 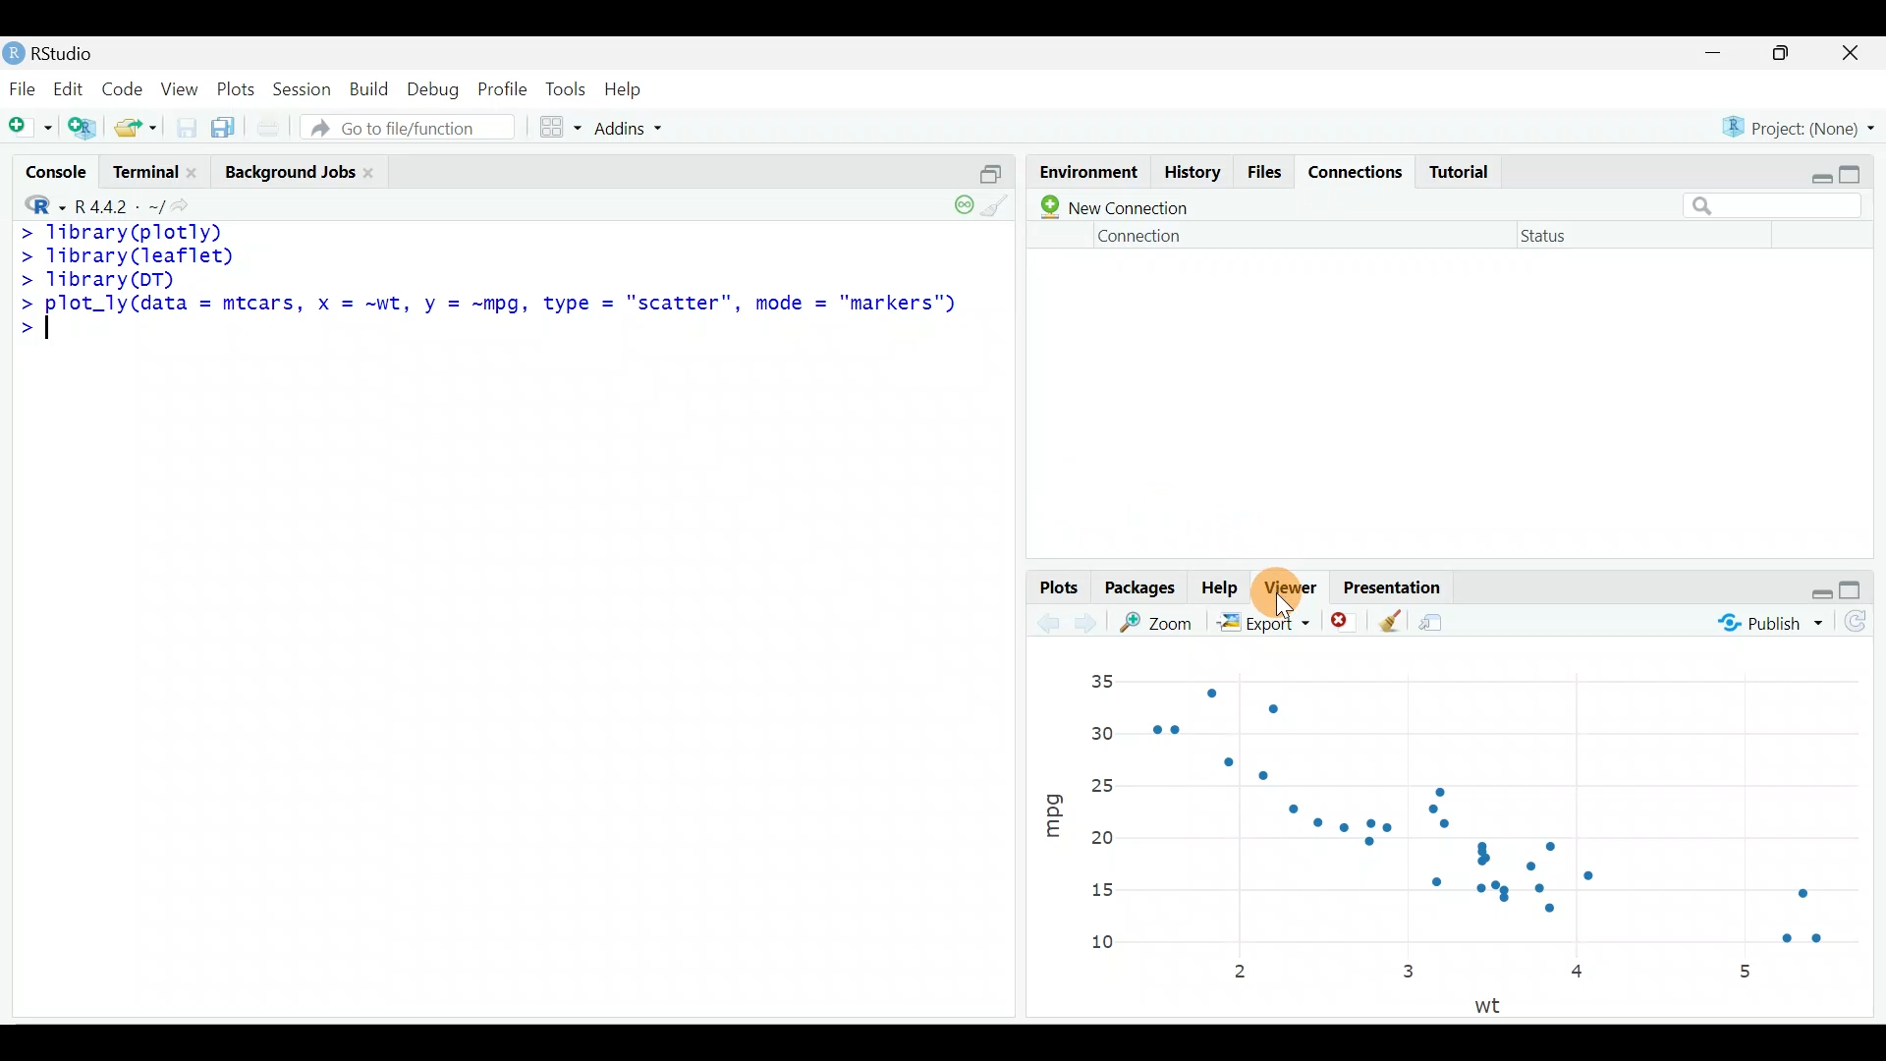 I want to click on restore down, so click(x=1813, y=586).